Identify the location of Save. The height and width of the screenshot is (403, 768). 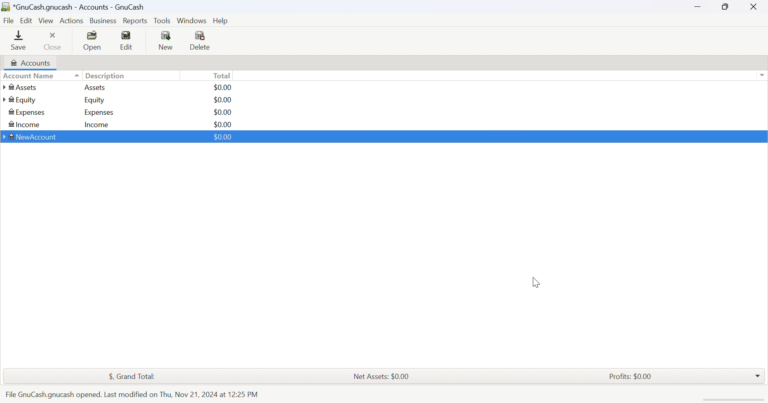
(18, 40).